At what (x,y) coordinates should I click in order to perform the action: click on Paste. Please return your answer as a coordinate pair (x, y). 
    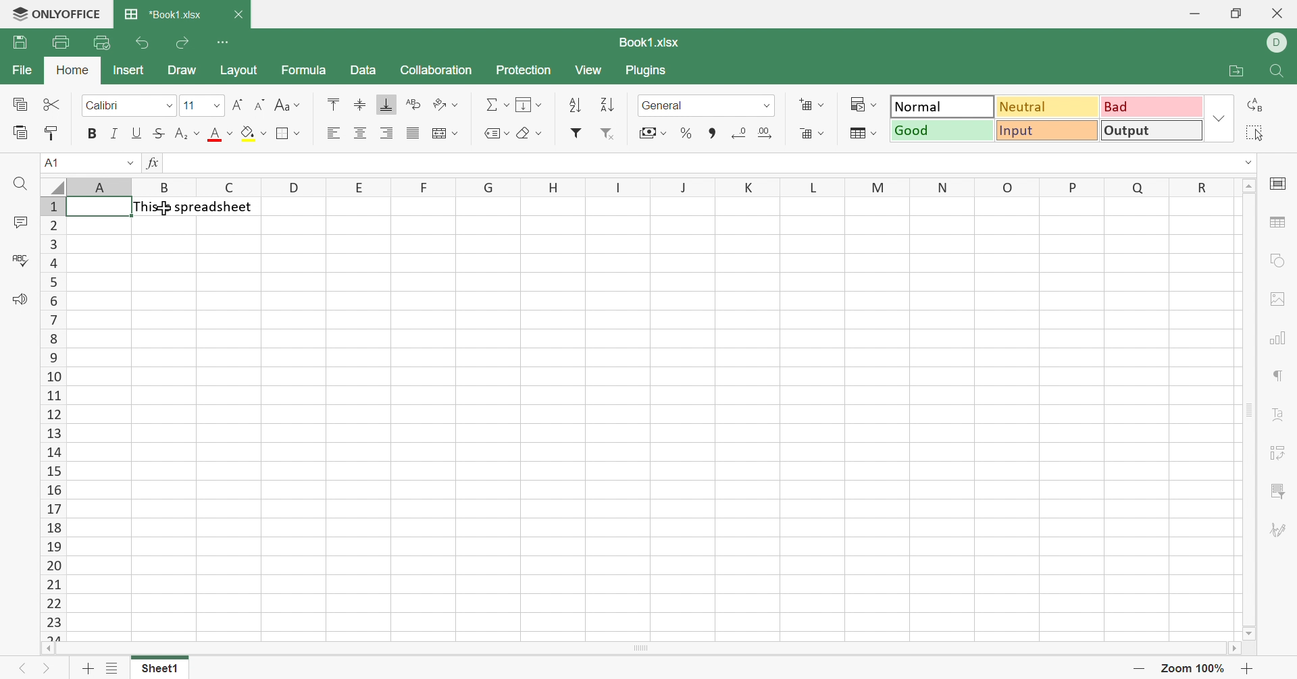
    Looking at the image, I should click on (20, 132).